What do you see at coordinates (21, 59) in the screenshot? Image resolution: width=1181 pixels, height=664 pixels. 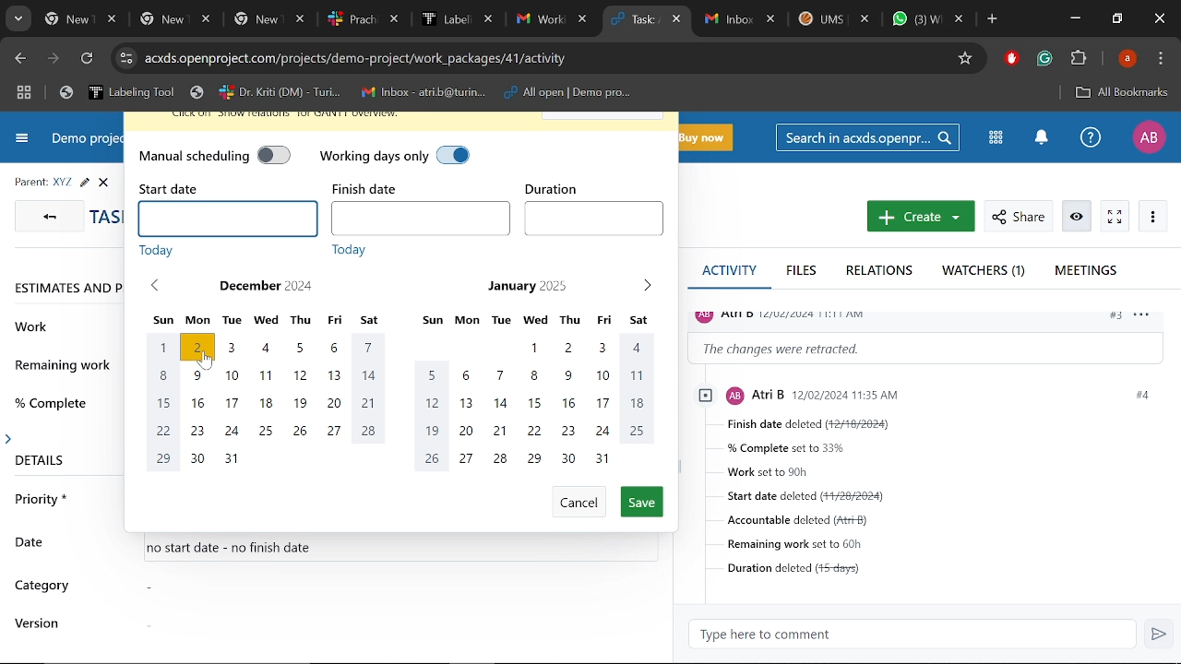 I see `Previous page` at bounding box center [21, 59].